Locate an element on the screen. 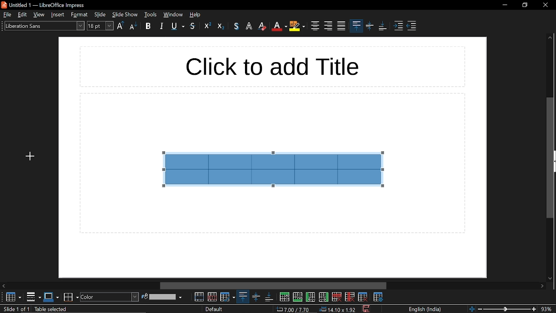 This screenshot has width=556, height=313. decrease indent is located at coordinates (412, 25).